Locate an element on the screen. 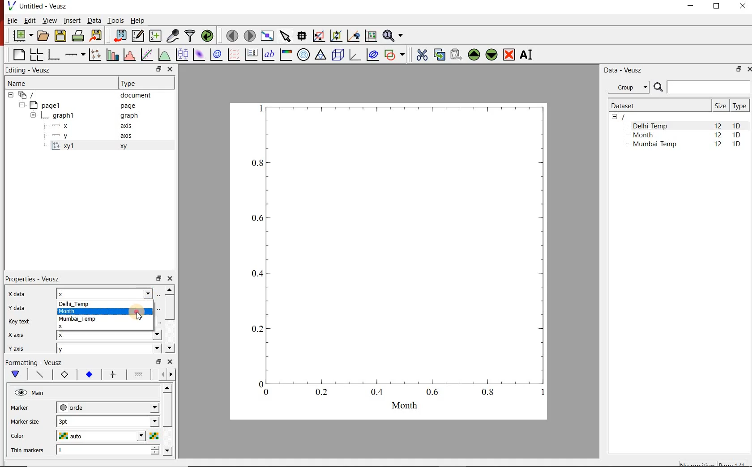  Axis label is located at coordinates (63, 374).